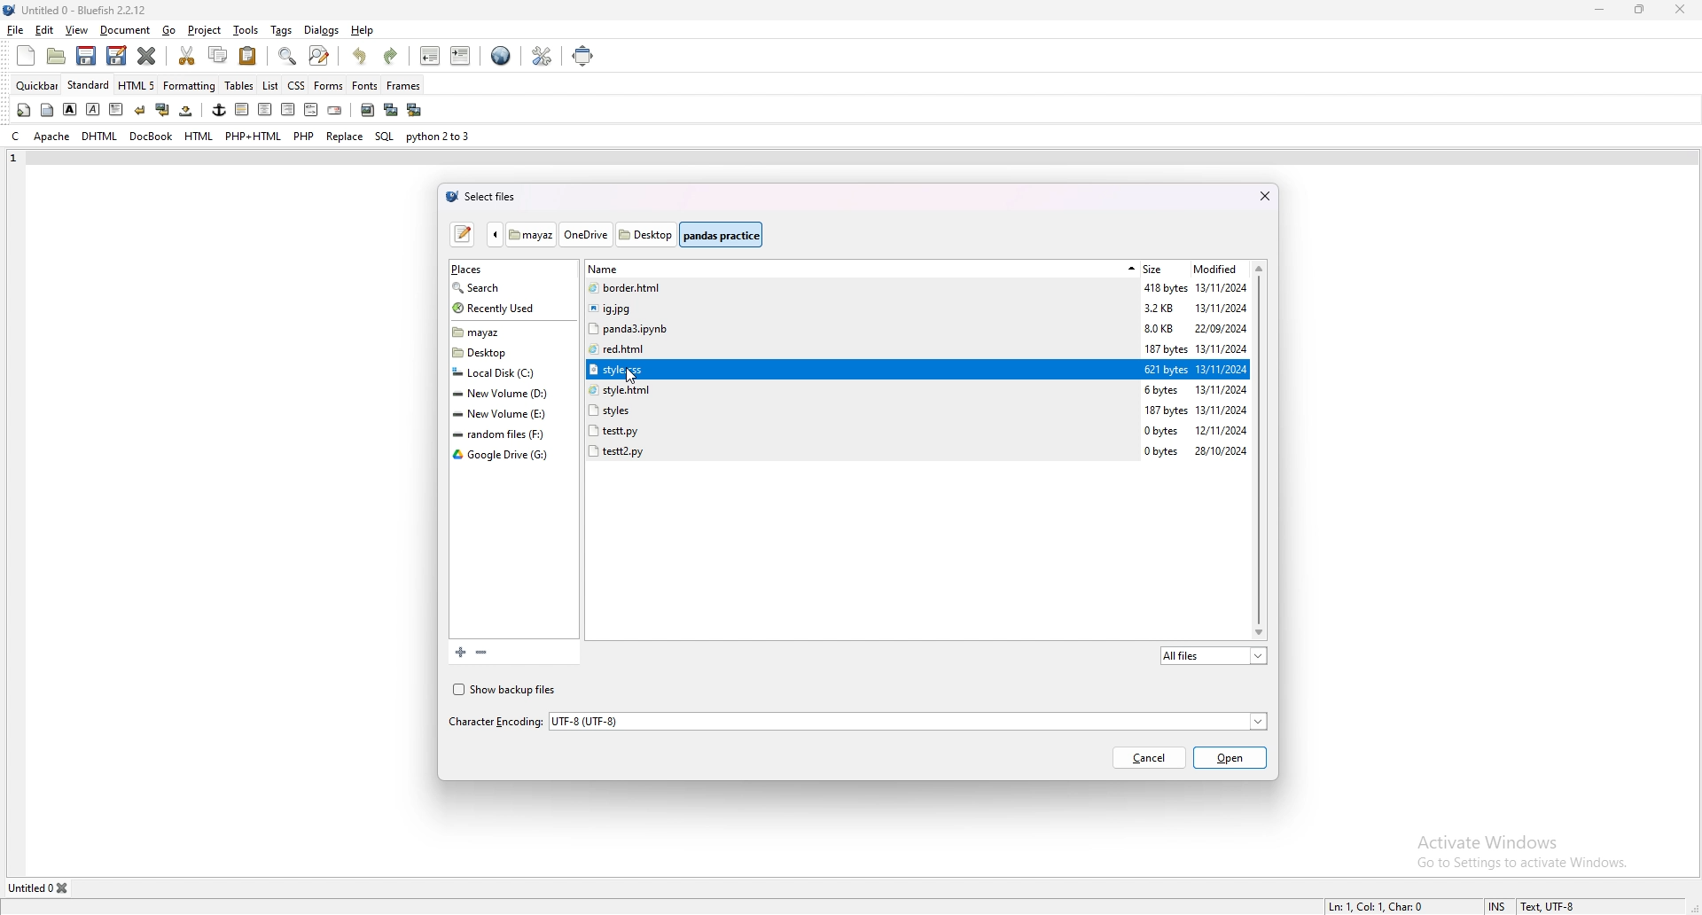 The height and width of the screenshot is (915, 1702). What do you see at coordinates (271, 86) in the screenshot?
I see `list` at bounding box center [271, 86].